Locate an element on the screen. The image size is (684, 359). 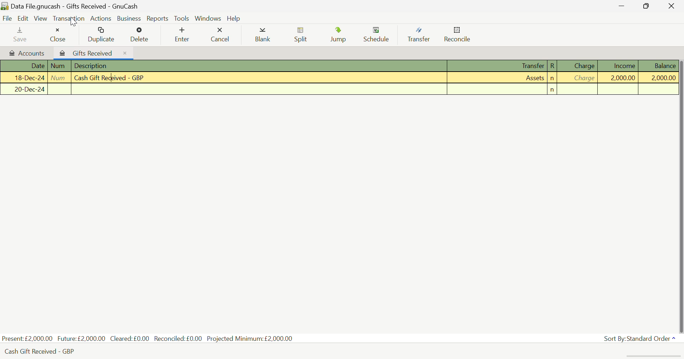
Date is located at coordinates (24, 66).